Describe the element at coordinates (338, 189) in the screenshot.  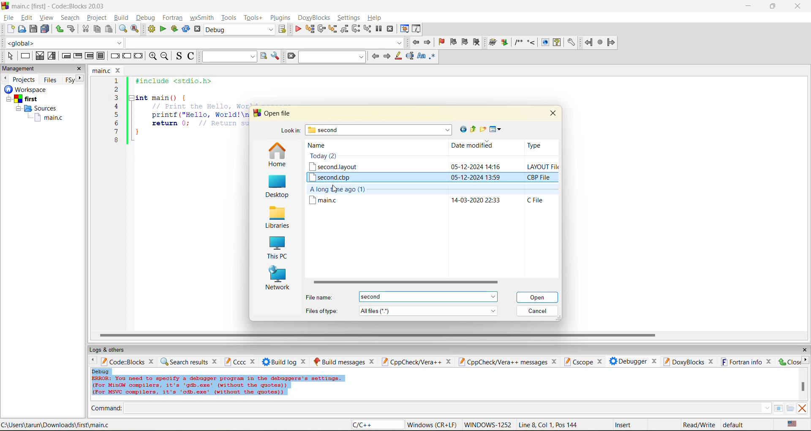
I see `A long time ago(1)` at that location.